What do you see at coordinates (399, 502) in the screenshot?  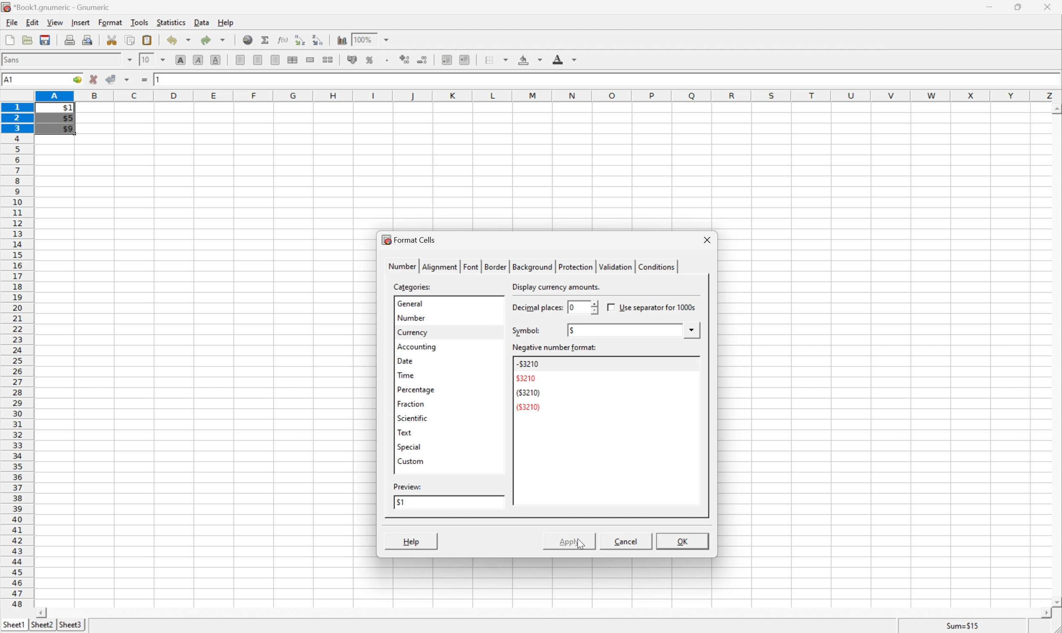 I see `1` at bounding box center [399, 502].